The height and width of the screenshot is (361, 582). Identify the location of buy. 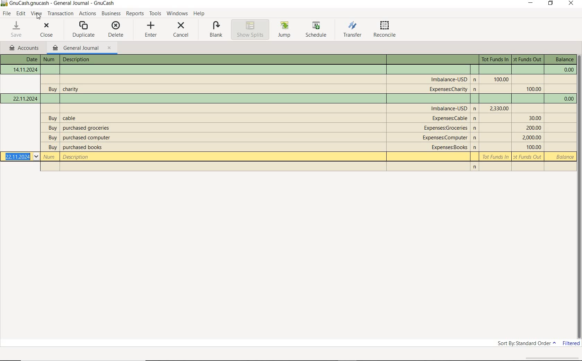
(52, 138).